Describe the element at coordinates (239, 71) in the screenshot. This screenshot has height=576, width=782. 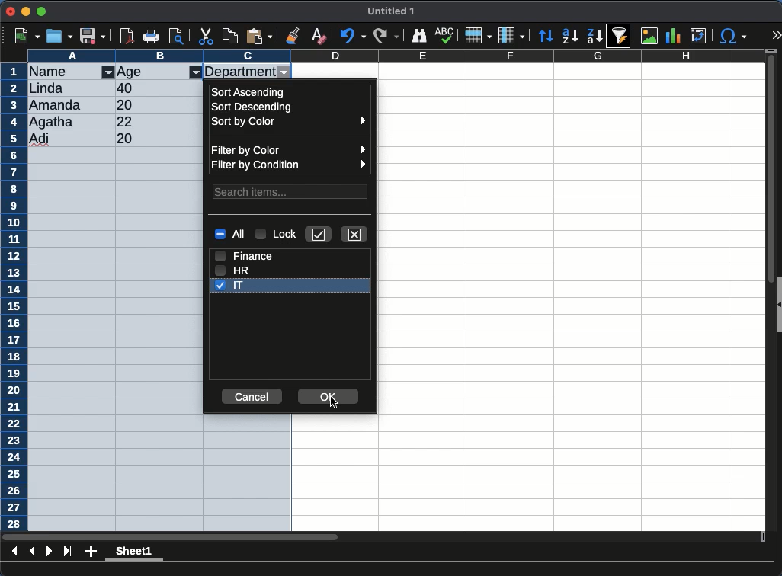
I see `department ` at that location.